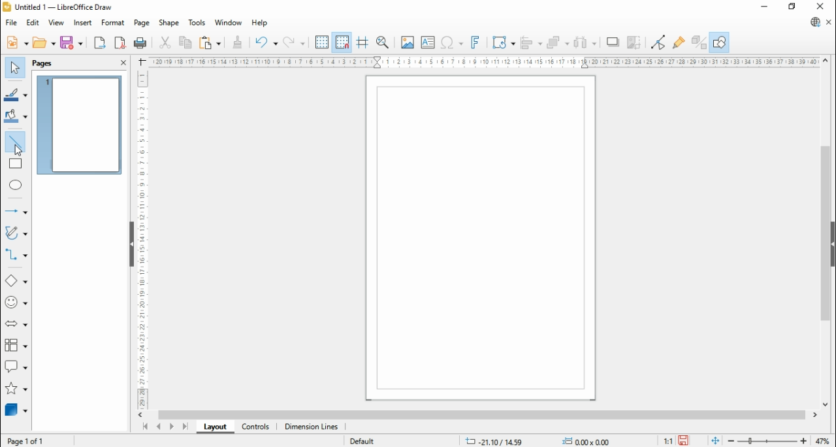 The height and width of the screenshot is (447, 836). Describe the element at coordinates (824, 440) in the screenshot. I see `zoom factor` at that location.